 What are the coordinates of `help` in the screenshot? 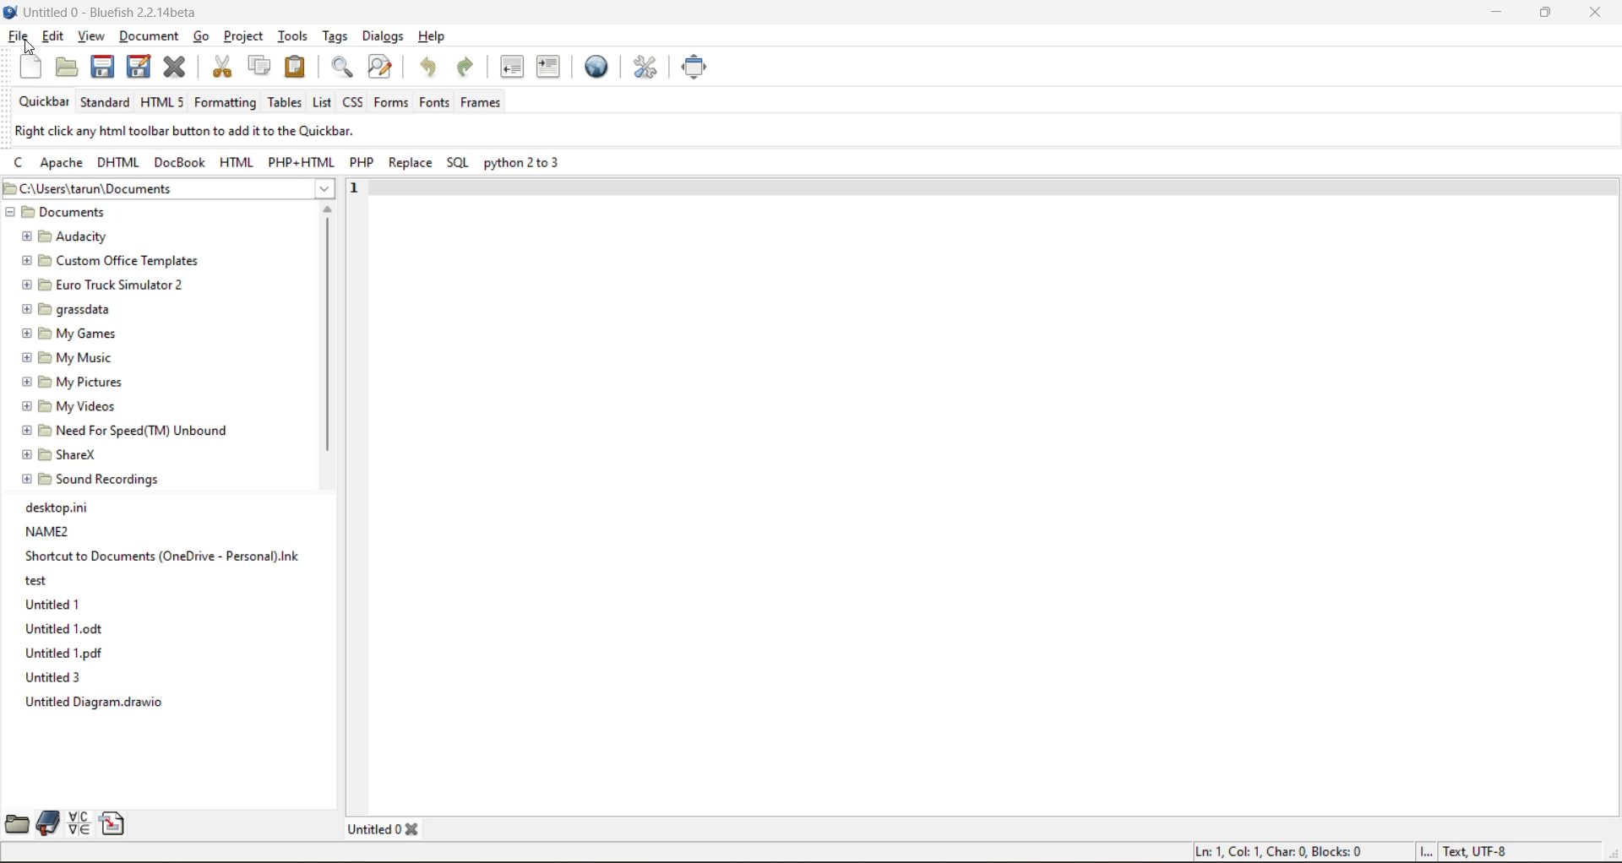 It's located at (435, 36).